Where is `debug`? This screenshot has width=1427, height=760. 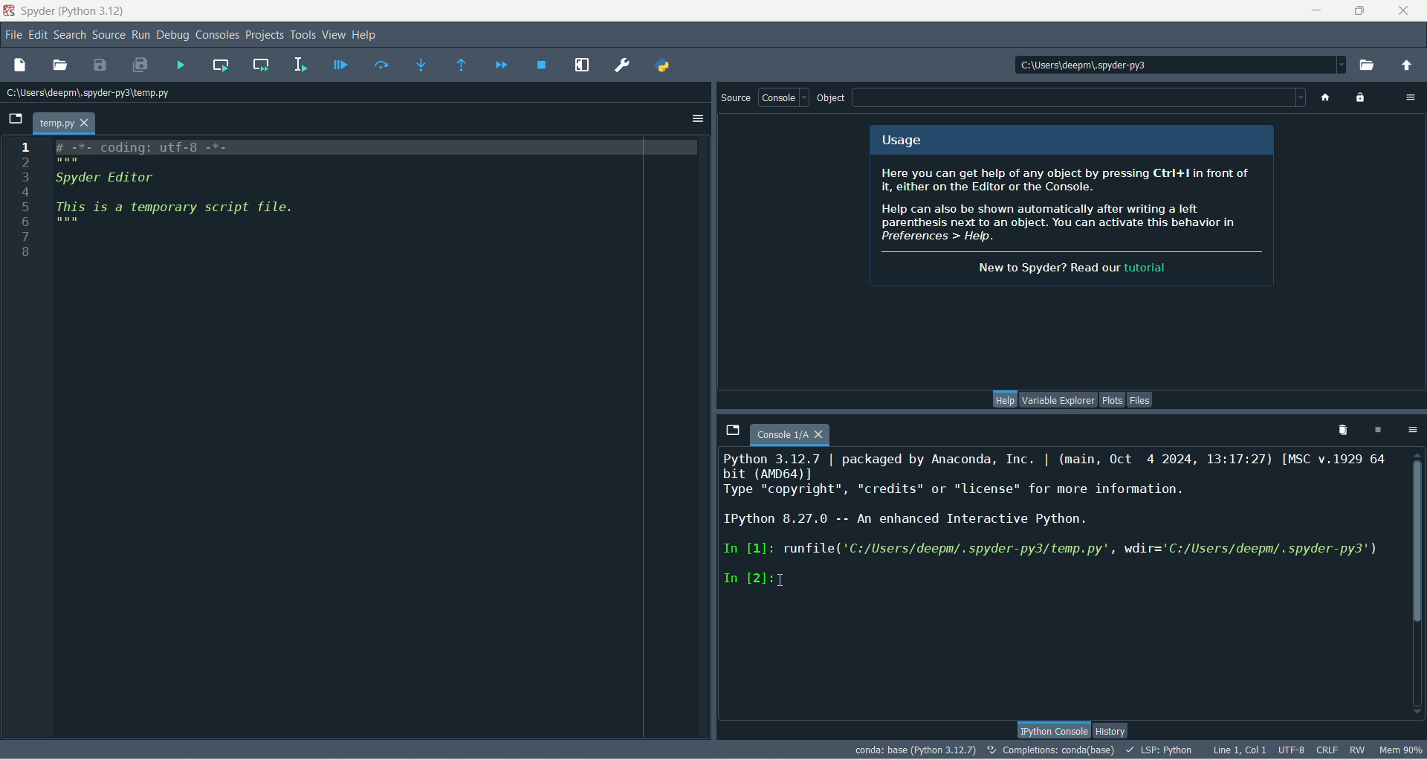 debug is located at coordinates (173, 36).